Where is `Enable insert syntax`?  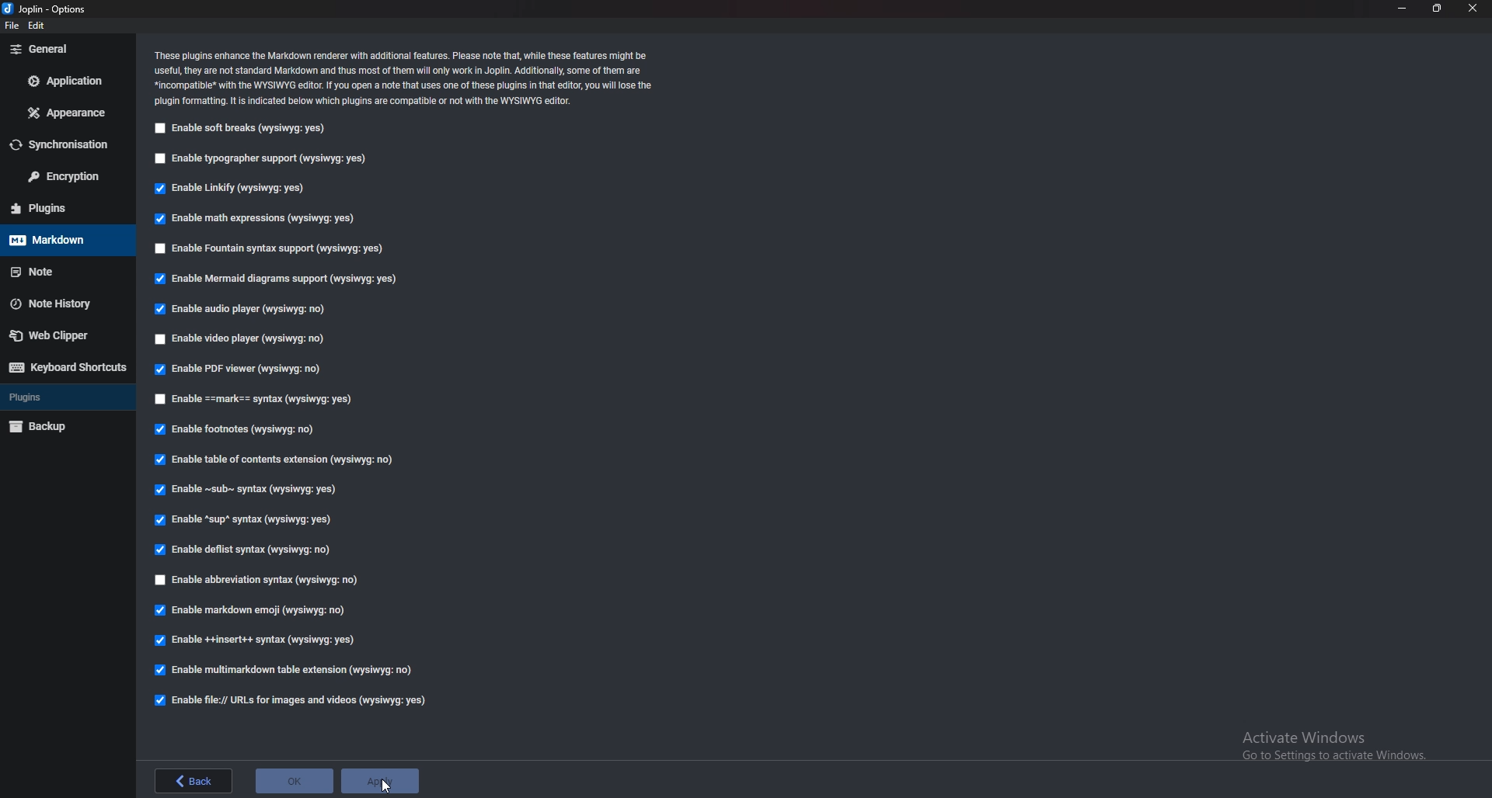 Enable insert syntax is located at coordinates (260, 639).